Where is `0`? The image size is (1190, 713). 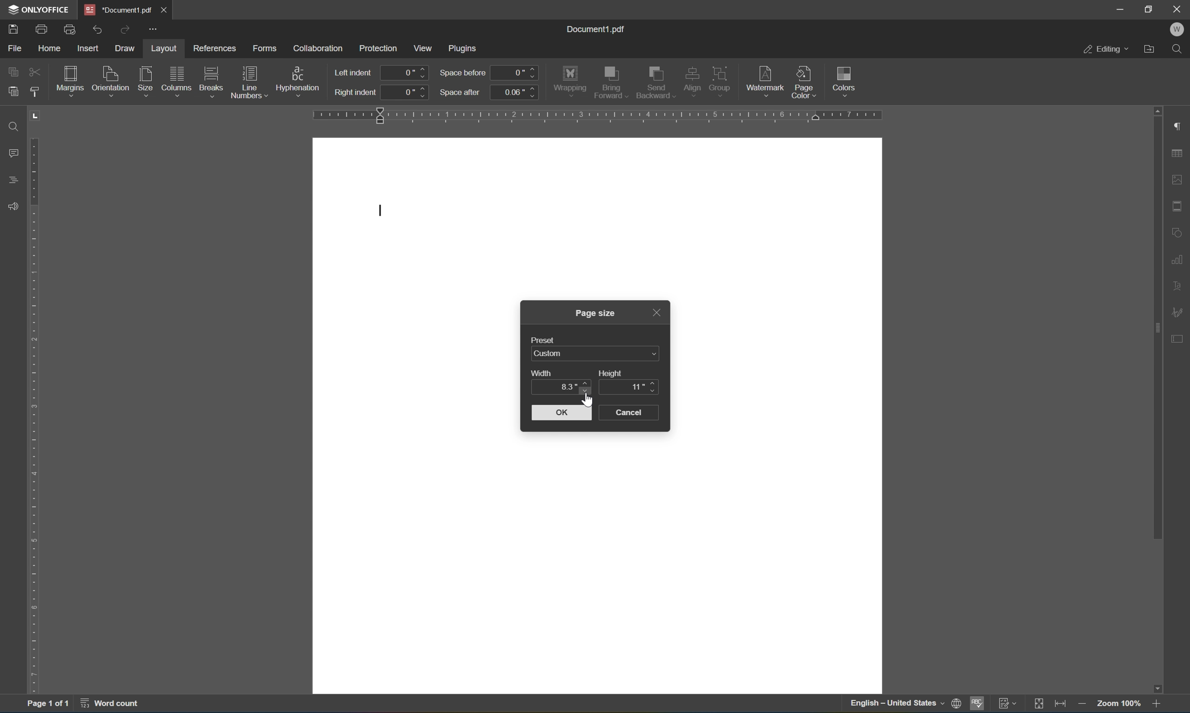 0 is located at coordinates (405, 73).